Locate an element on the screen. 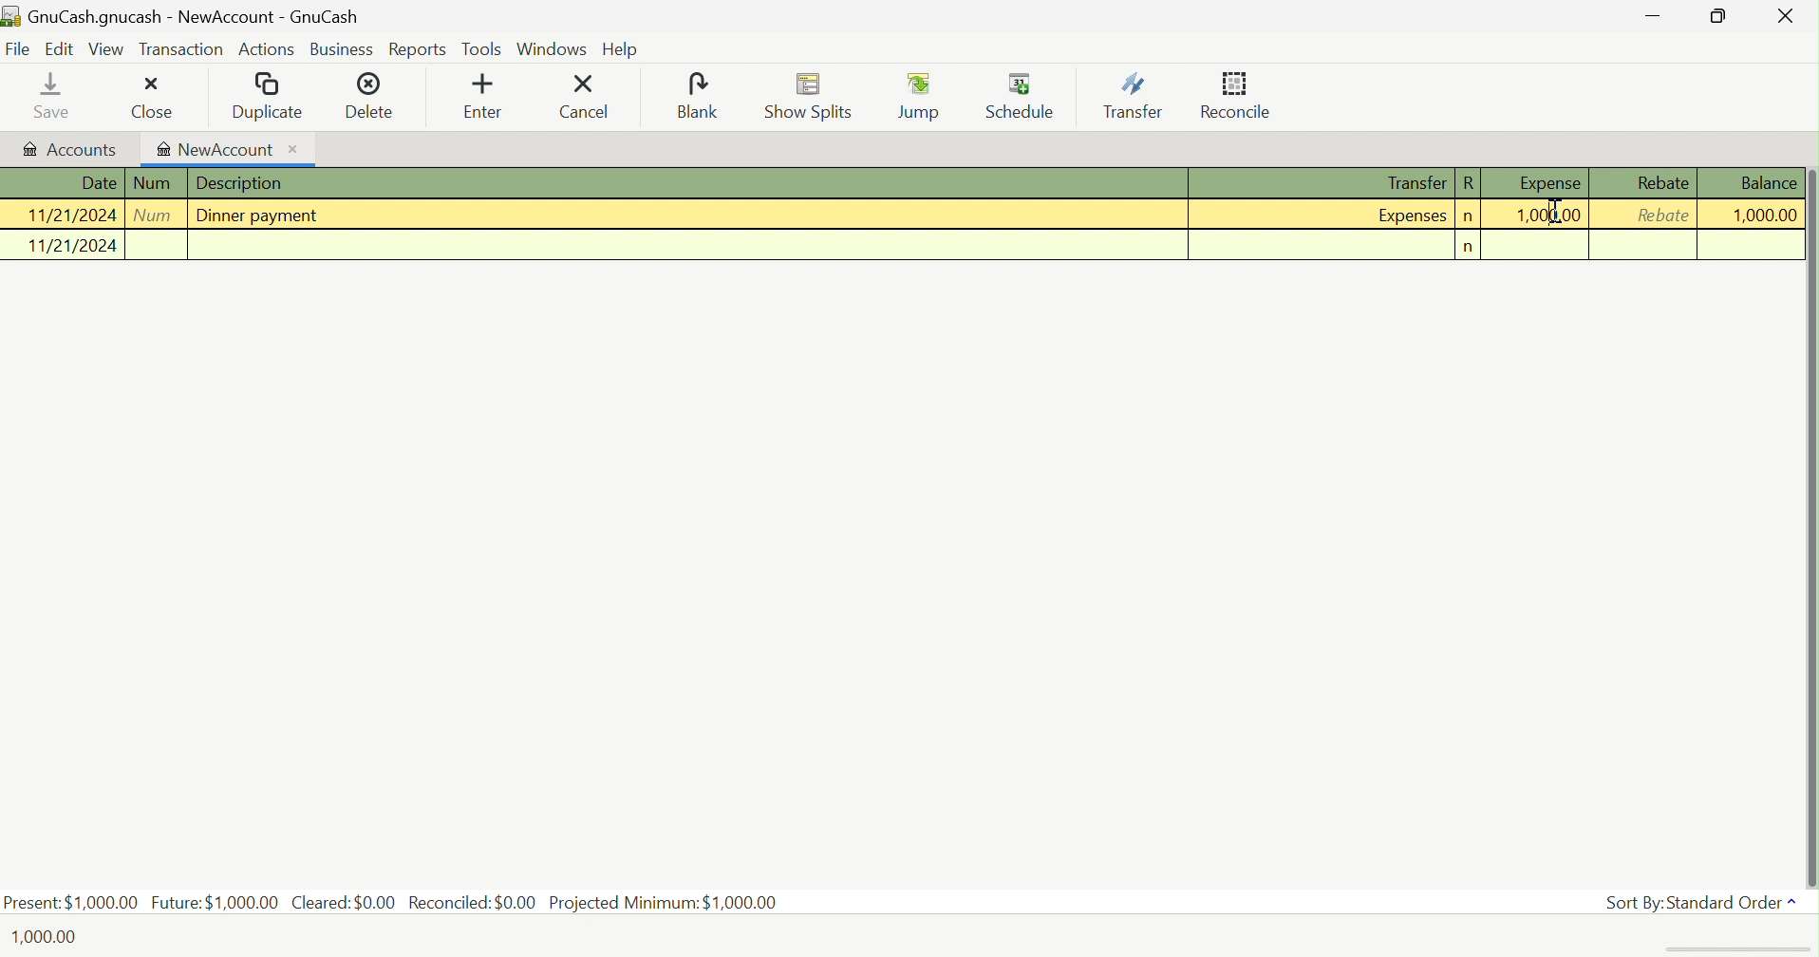  Cursor is located at coordinates (1555, 212).